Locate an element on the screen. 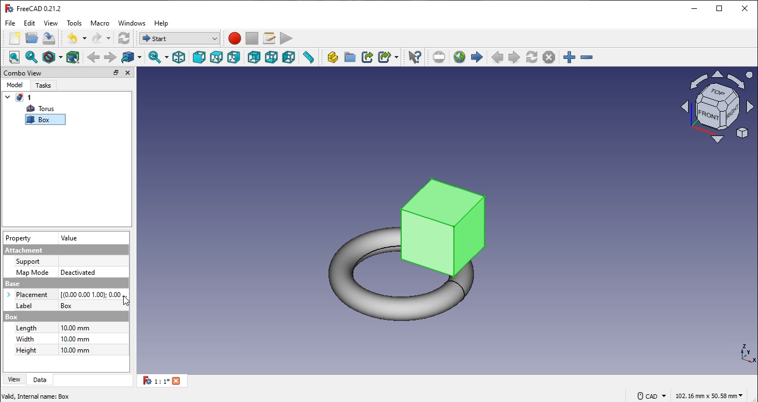  make link is located at coordinates (367, 57).